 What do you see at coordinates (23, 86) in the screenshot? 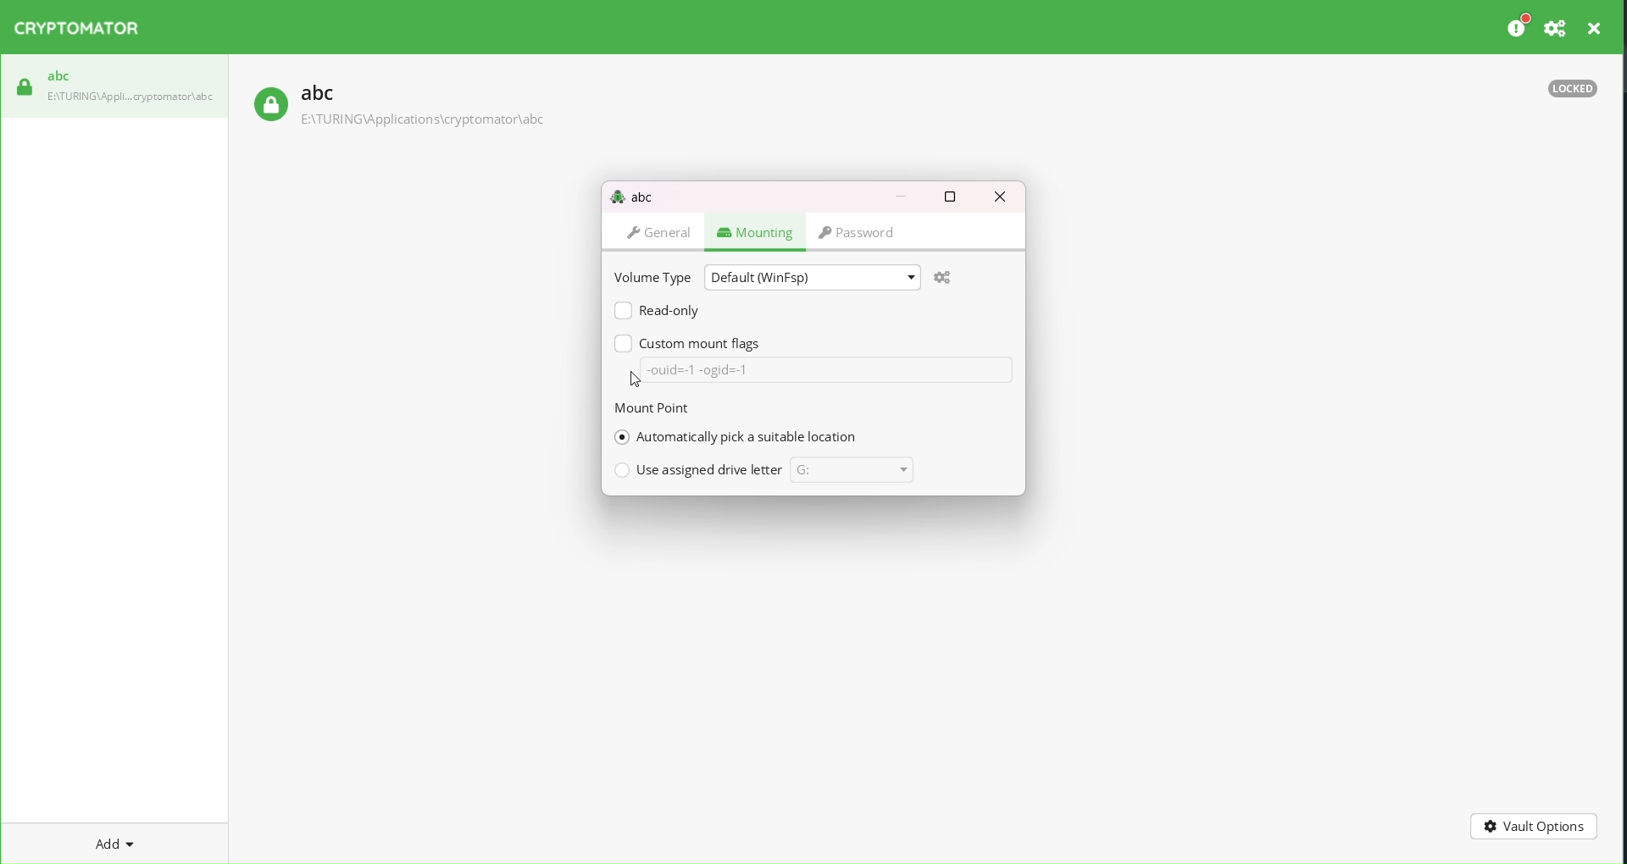
I see `locked` at bounding box center [23, 86].